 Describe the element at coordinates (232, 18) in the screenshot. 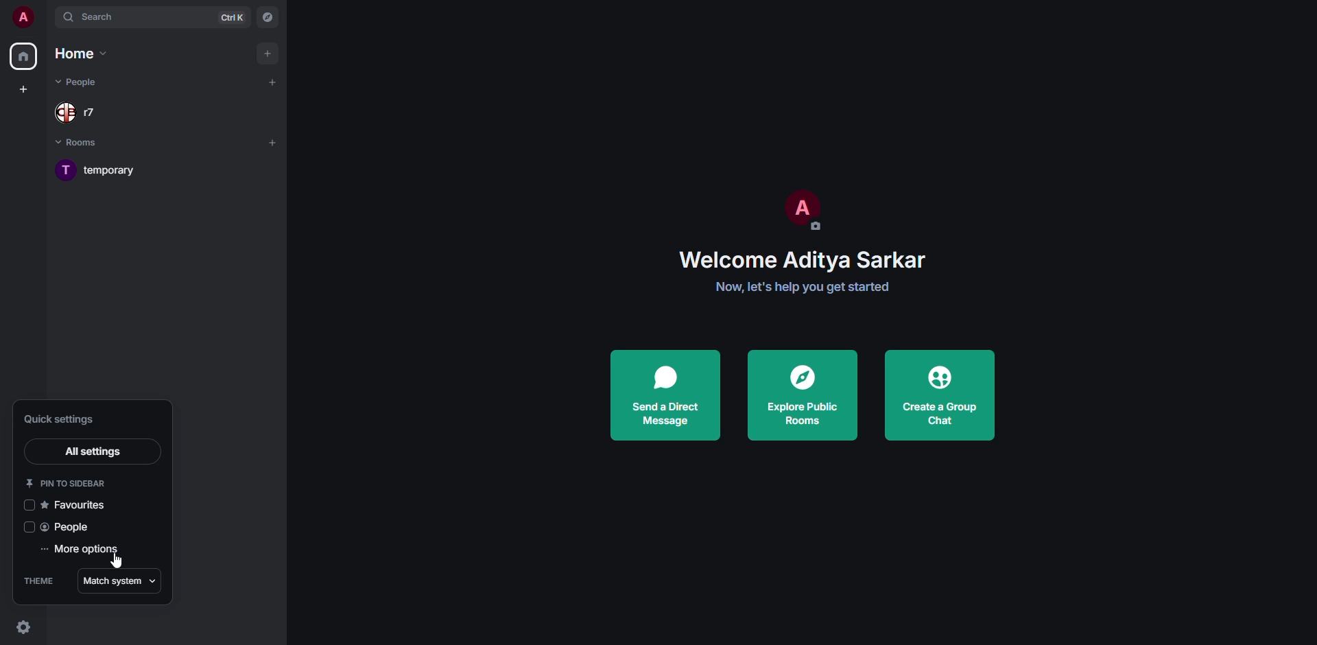

I see `ctrl K` at that location.